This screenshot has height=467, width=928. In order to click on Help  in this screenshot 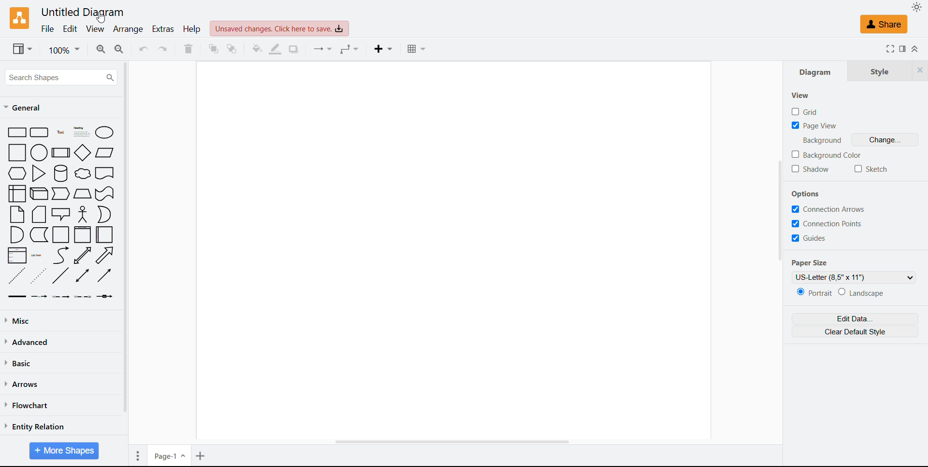, I will do `click(192, 28)`.